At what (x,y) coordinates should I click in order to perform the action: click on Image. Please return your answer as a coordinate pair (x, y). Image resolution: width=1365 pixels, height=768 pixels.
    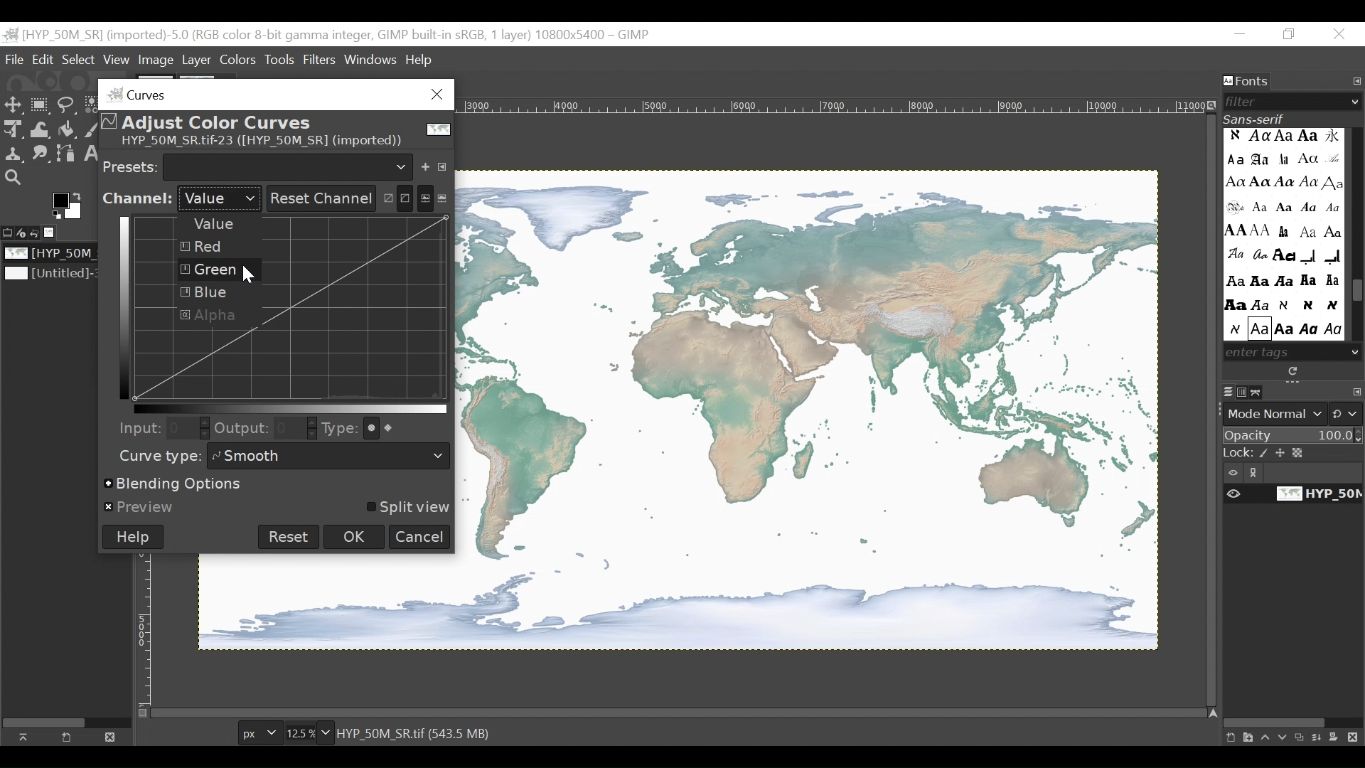
    Looking at the image, I should click on (54, 254).